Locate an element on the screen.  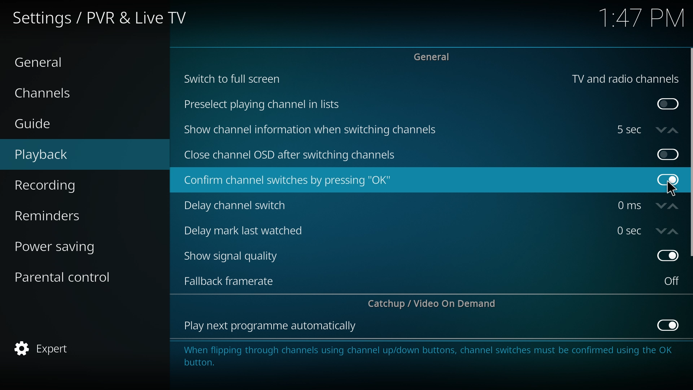
off is located at coordinates (667, 256).